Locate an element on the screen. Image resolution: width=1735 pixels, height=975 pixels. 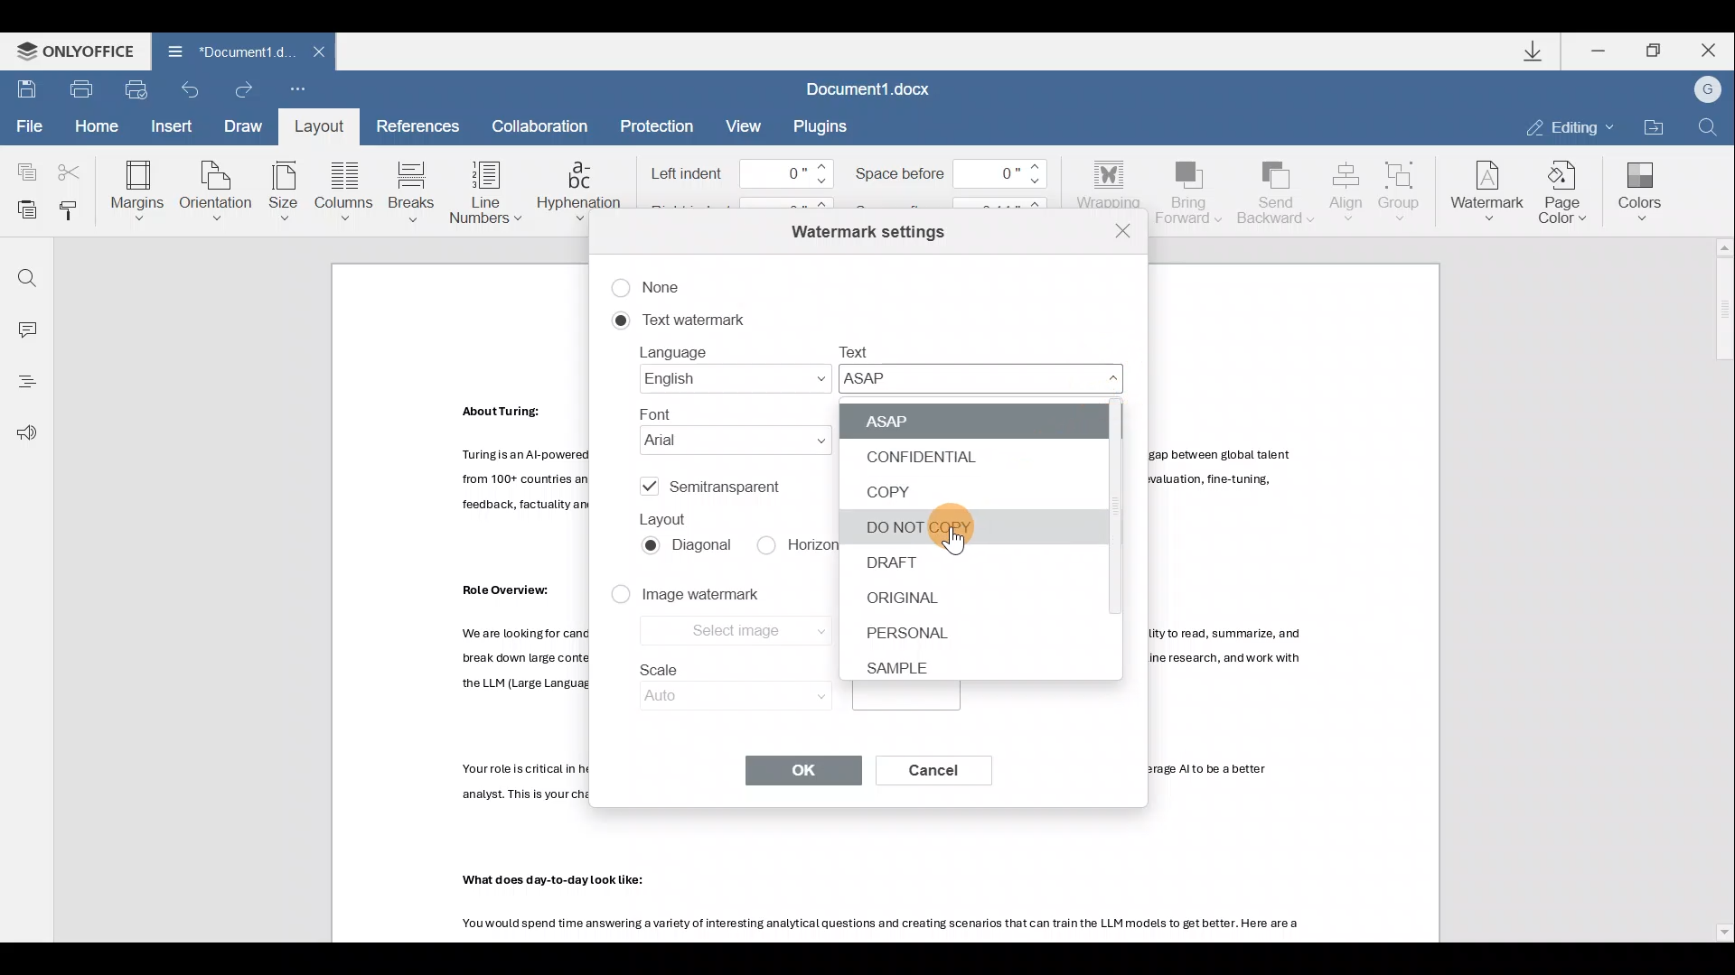
Left indent is located at coordinates (736, 172).